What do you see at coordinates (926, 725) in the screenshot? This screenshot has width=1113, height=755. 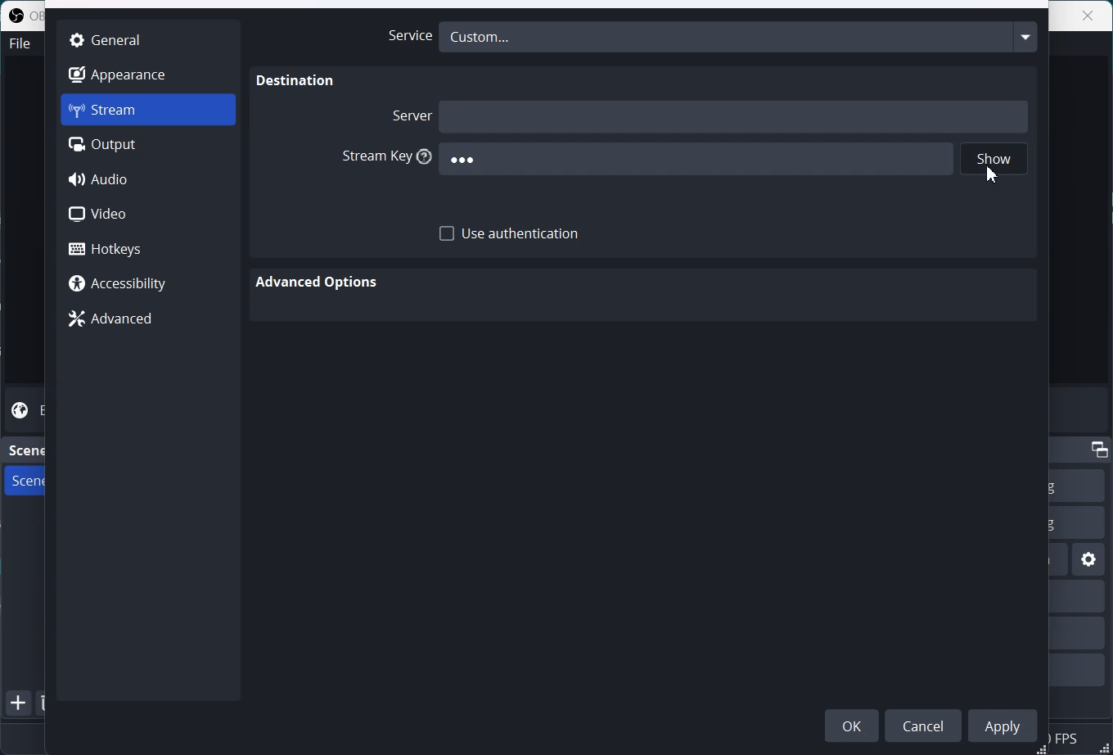 I see `Cancel` at bounding box center [926, 725].